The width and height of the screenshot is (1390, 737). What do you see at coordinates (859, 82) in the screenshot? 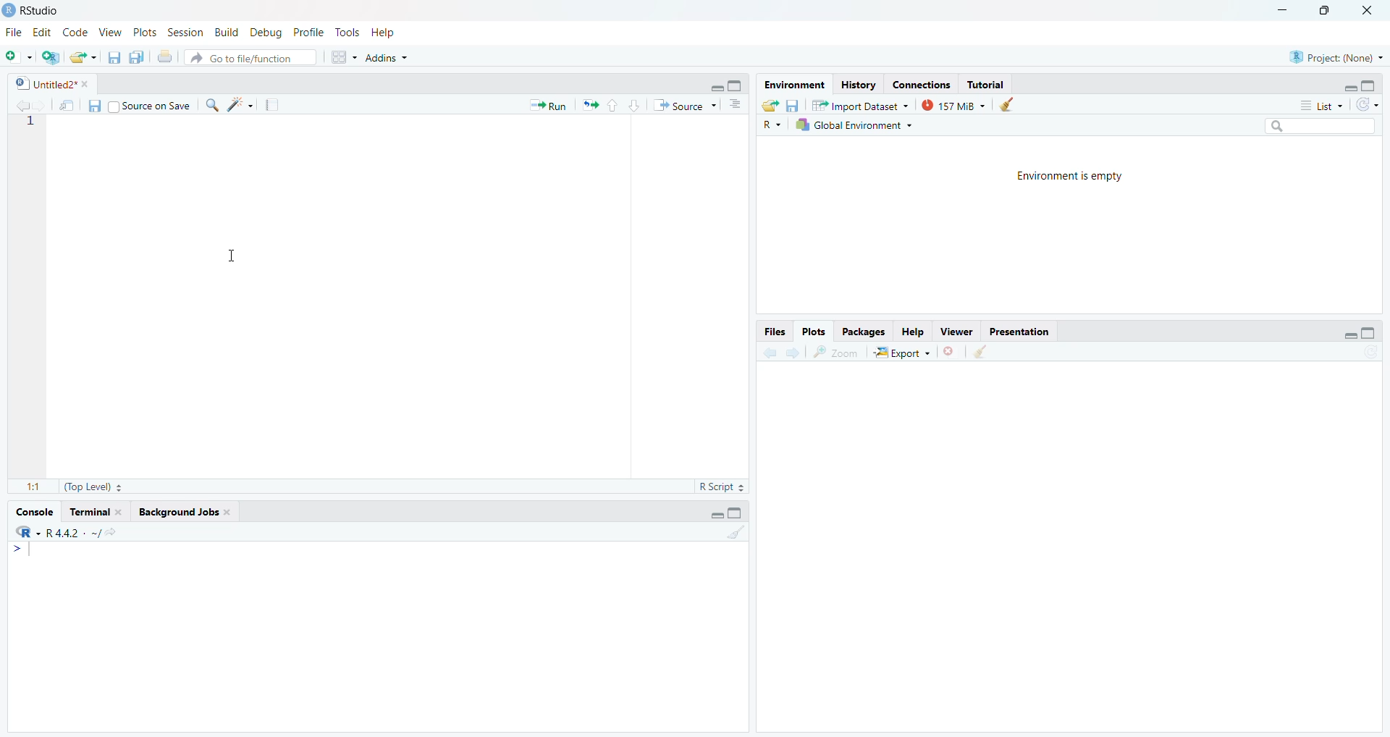
I see `History` at bounding box center [859, 82].